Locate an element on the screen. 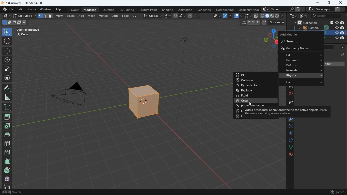 The image size is (347, 195). viewlayer is located at coordinates (324, 9).